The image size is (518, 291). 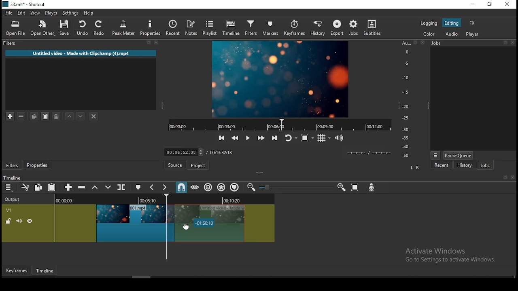 I want to click on play quickly forward, so click(x=259, y=137).